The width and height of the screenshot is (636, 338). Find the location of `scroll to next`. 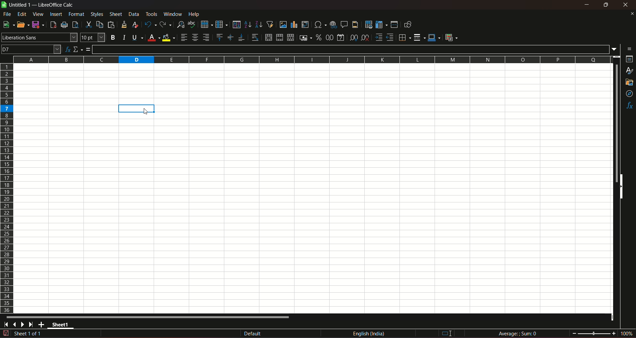

scroll to next is located at coordinates (24, 325).